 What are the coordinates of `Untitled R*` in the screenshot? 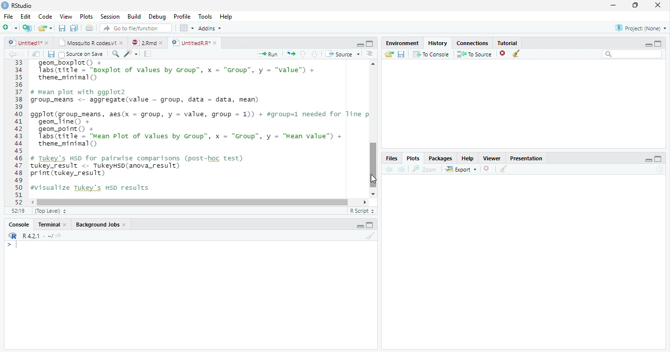 It's located at (194, 43).